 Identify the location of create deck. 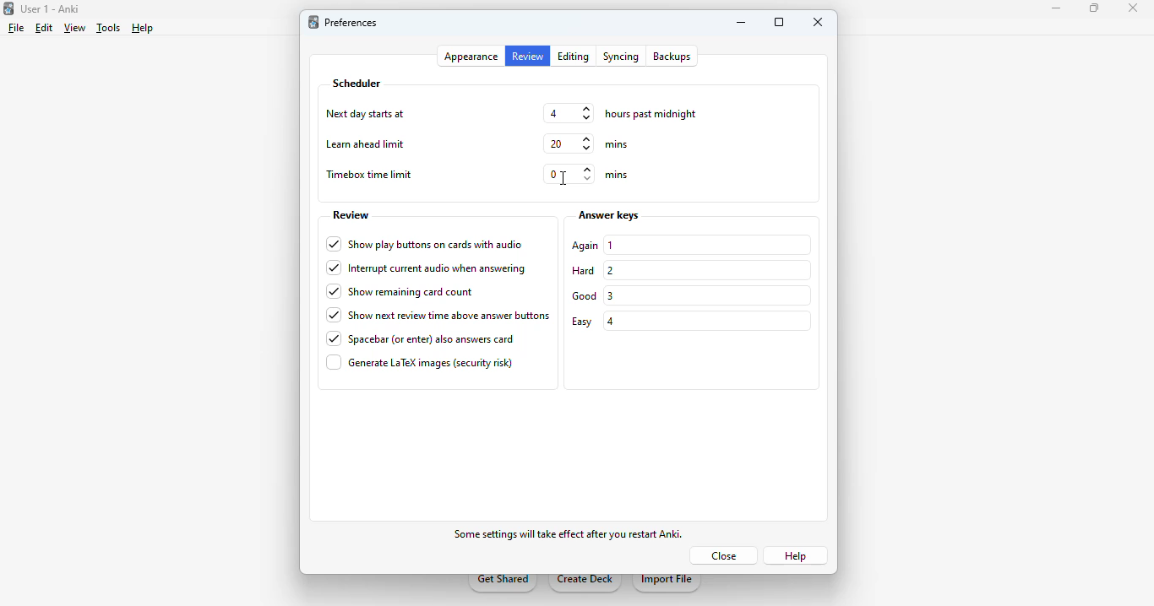
(585, 583).